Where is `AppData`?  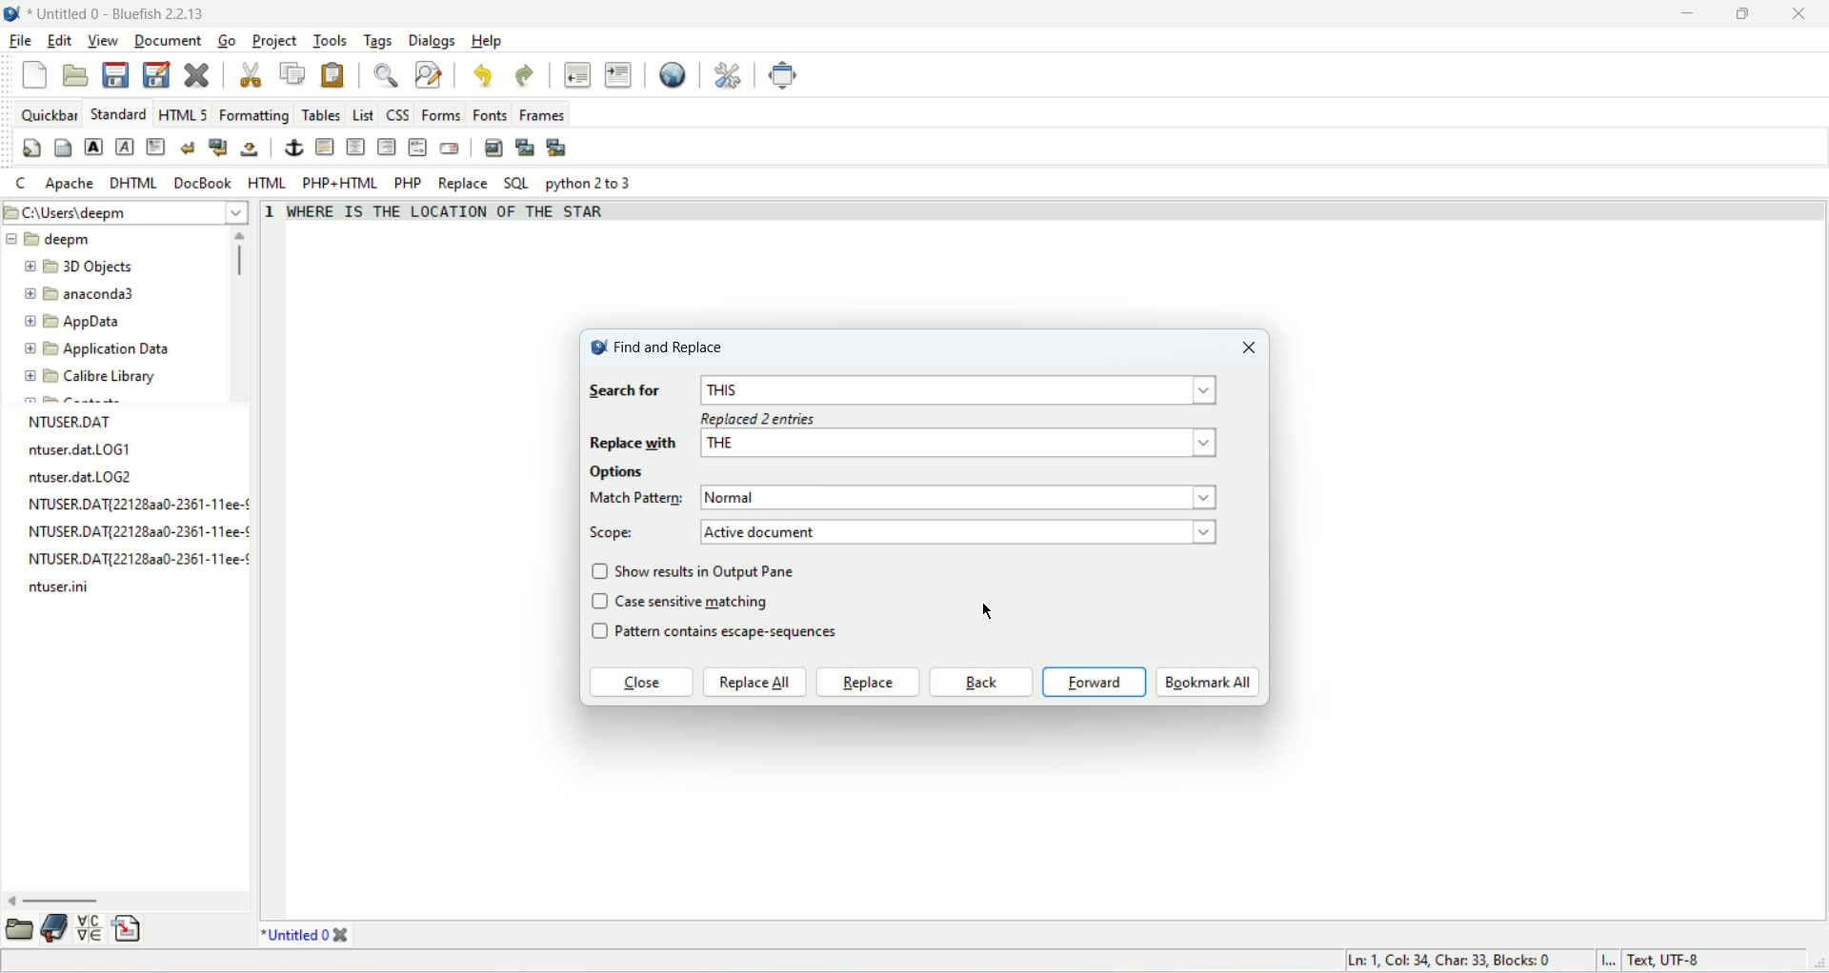 AppData is located at coordinates (75, 321).